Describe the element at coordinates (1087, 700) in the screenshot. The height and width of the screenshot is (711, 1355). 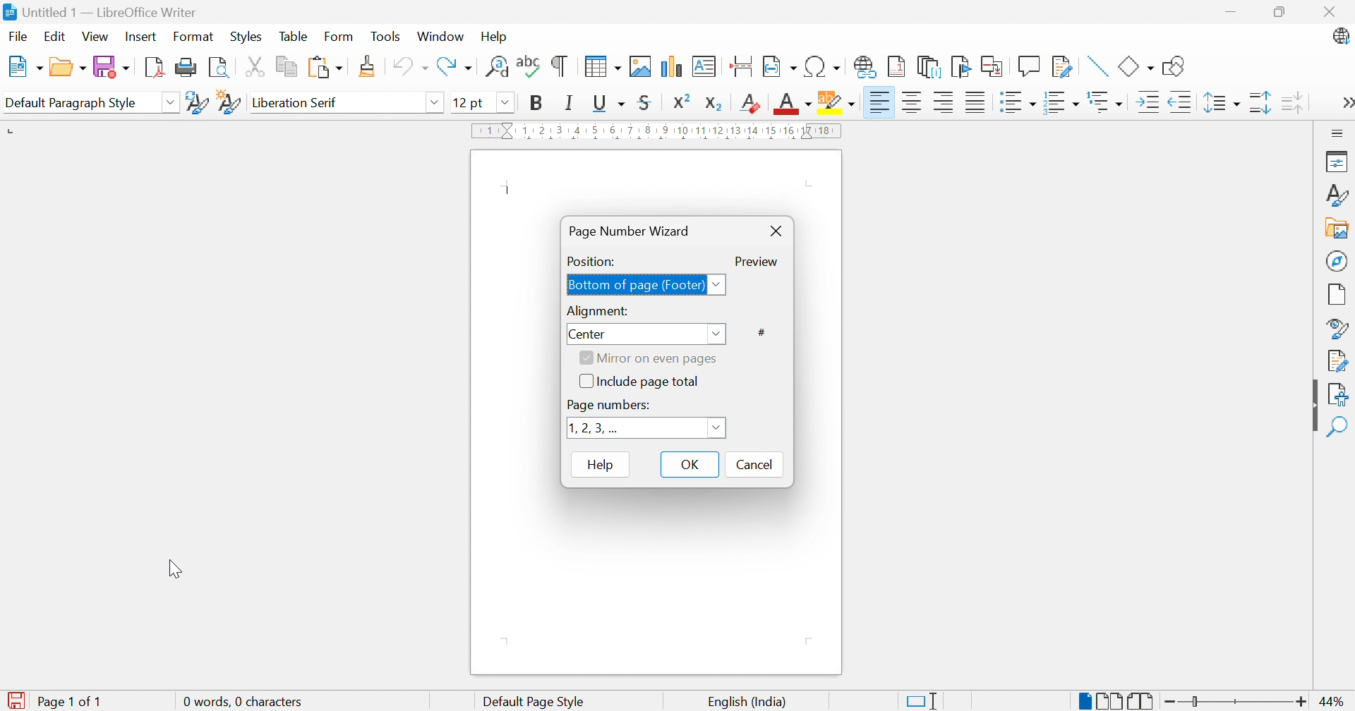
I see `Single-page view` at that location.